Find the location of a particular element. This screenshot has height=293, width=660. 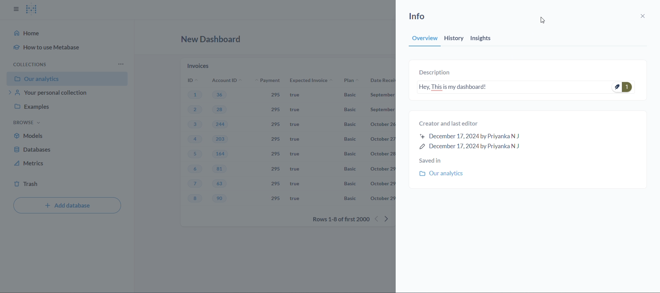

true is located at coordinates (298, 96).